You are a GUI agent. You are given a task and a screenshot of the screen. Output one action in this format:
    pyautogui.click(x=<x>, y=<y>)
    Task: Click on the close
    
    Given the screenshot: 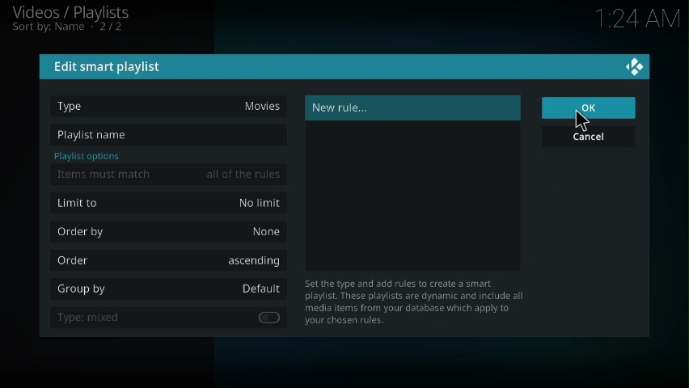 What is the action you would take?
    pyautogui.click(x=636, y=67)
    